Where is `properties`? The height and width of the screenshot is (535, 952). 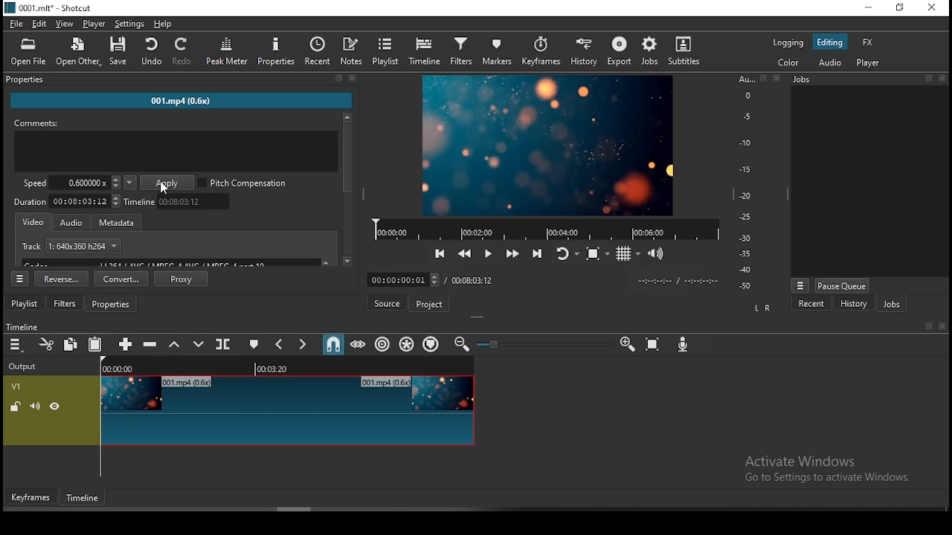
properties is located at coordinates (111, 303).